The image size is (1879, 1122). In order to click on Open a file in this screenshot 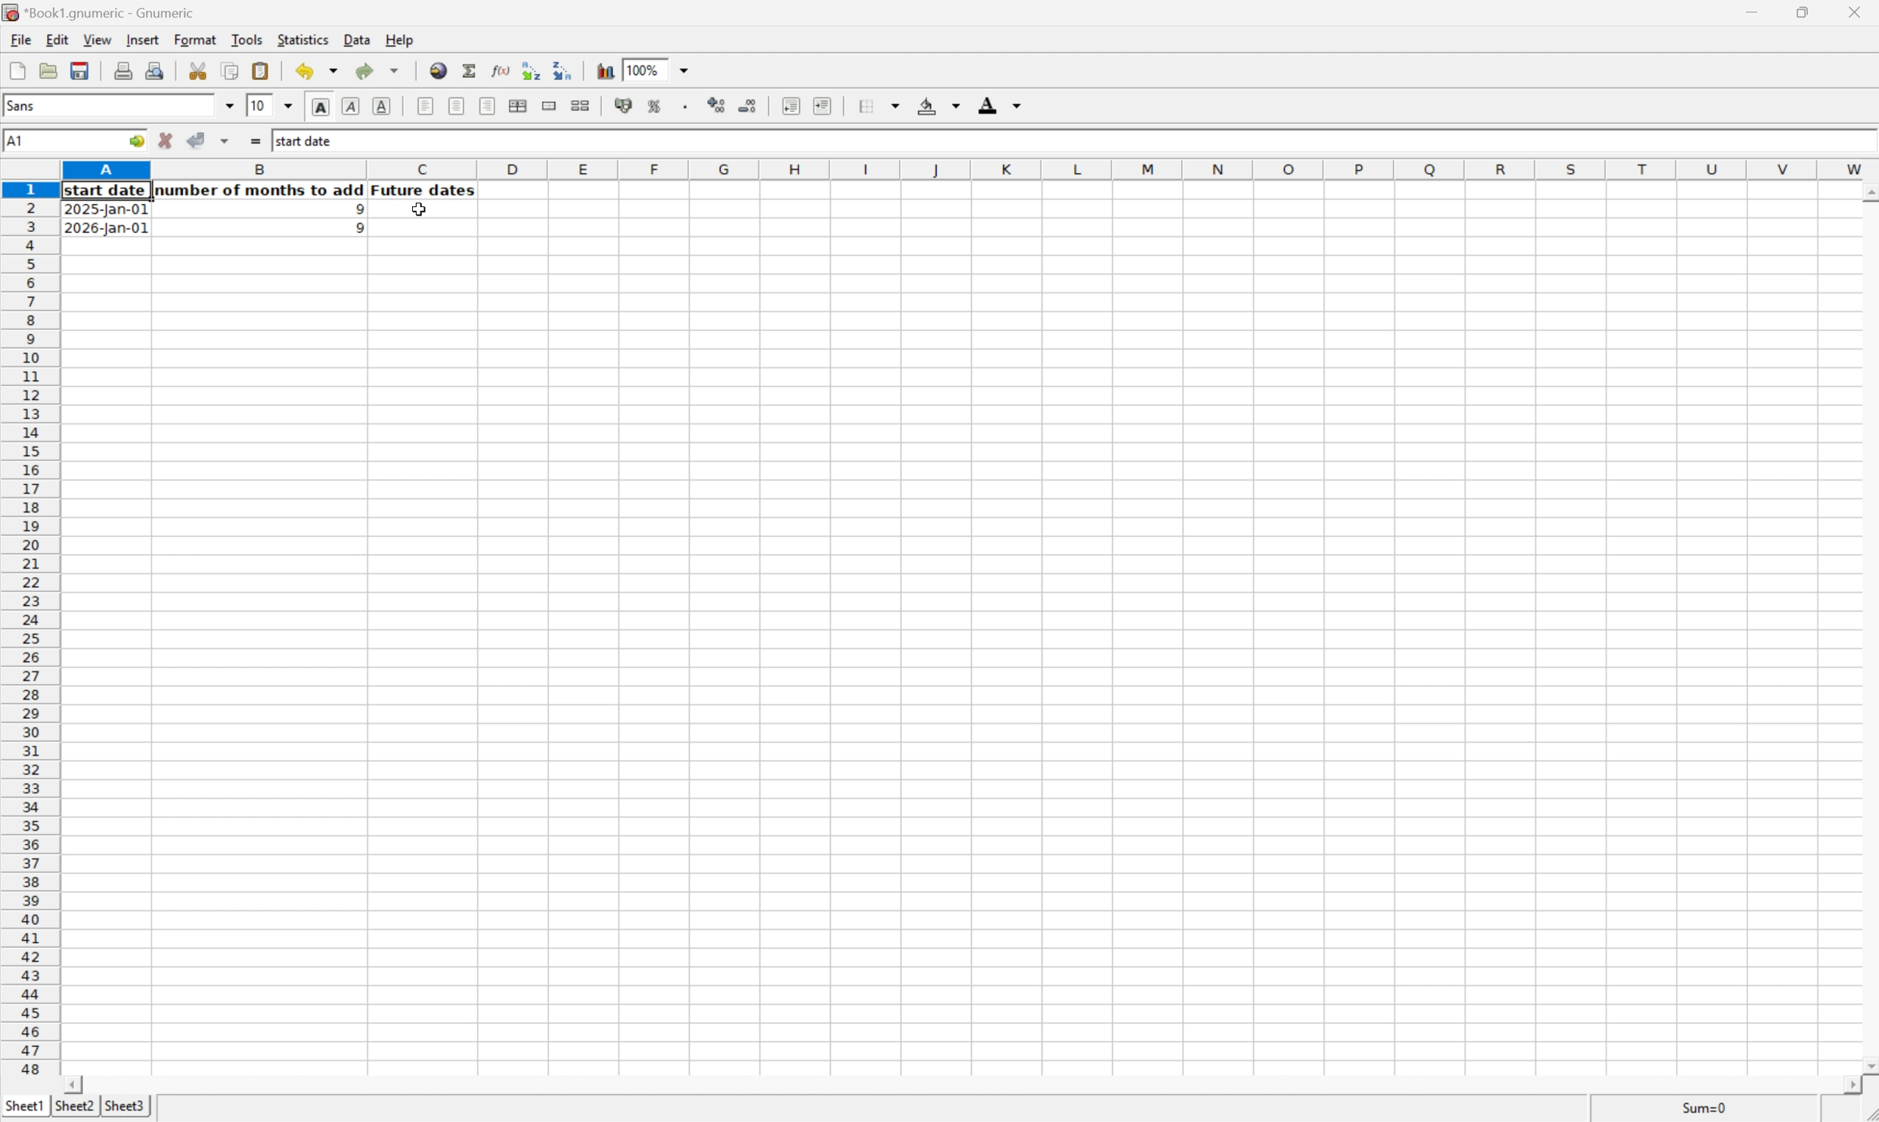, I will do `click(47, 70)`.